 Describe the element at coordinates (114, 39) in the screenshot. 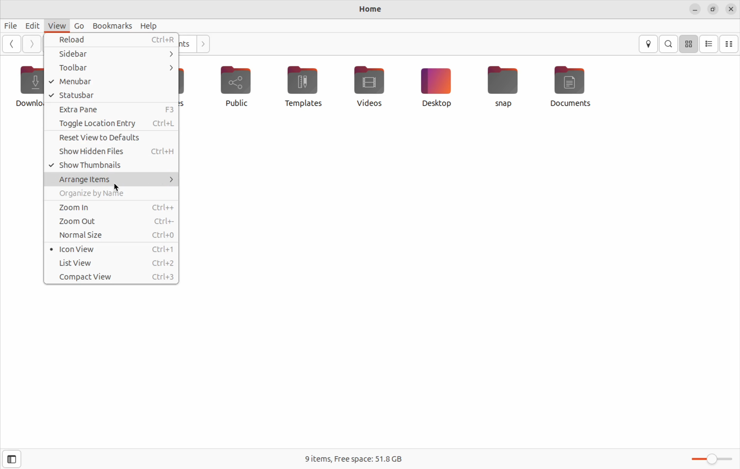

I see `reload` at that location.